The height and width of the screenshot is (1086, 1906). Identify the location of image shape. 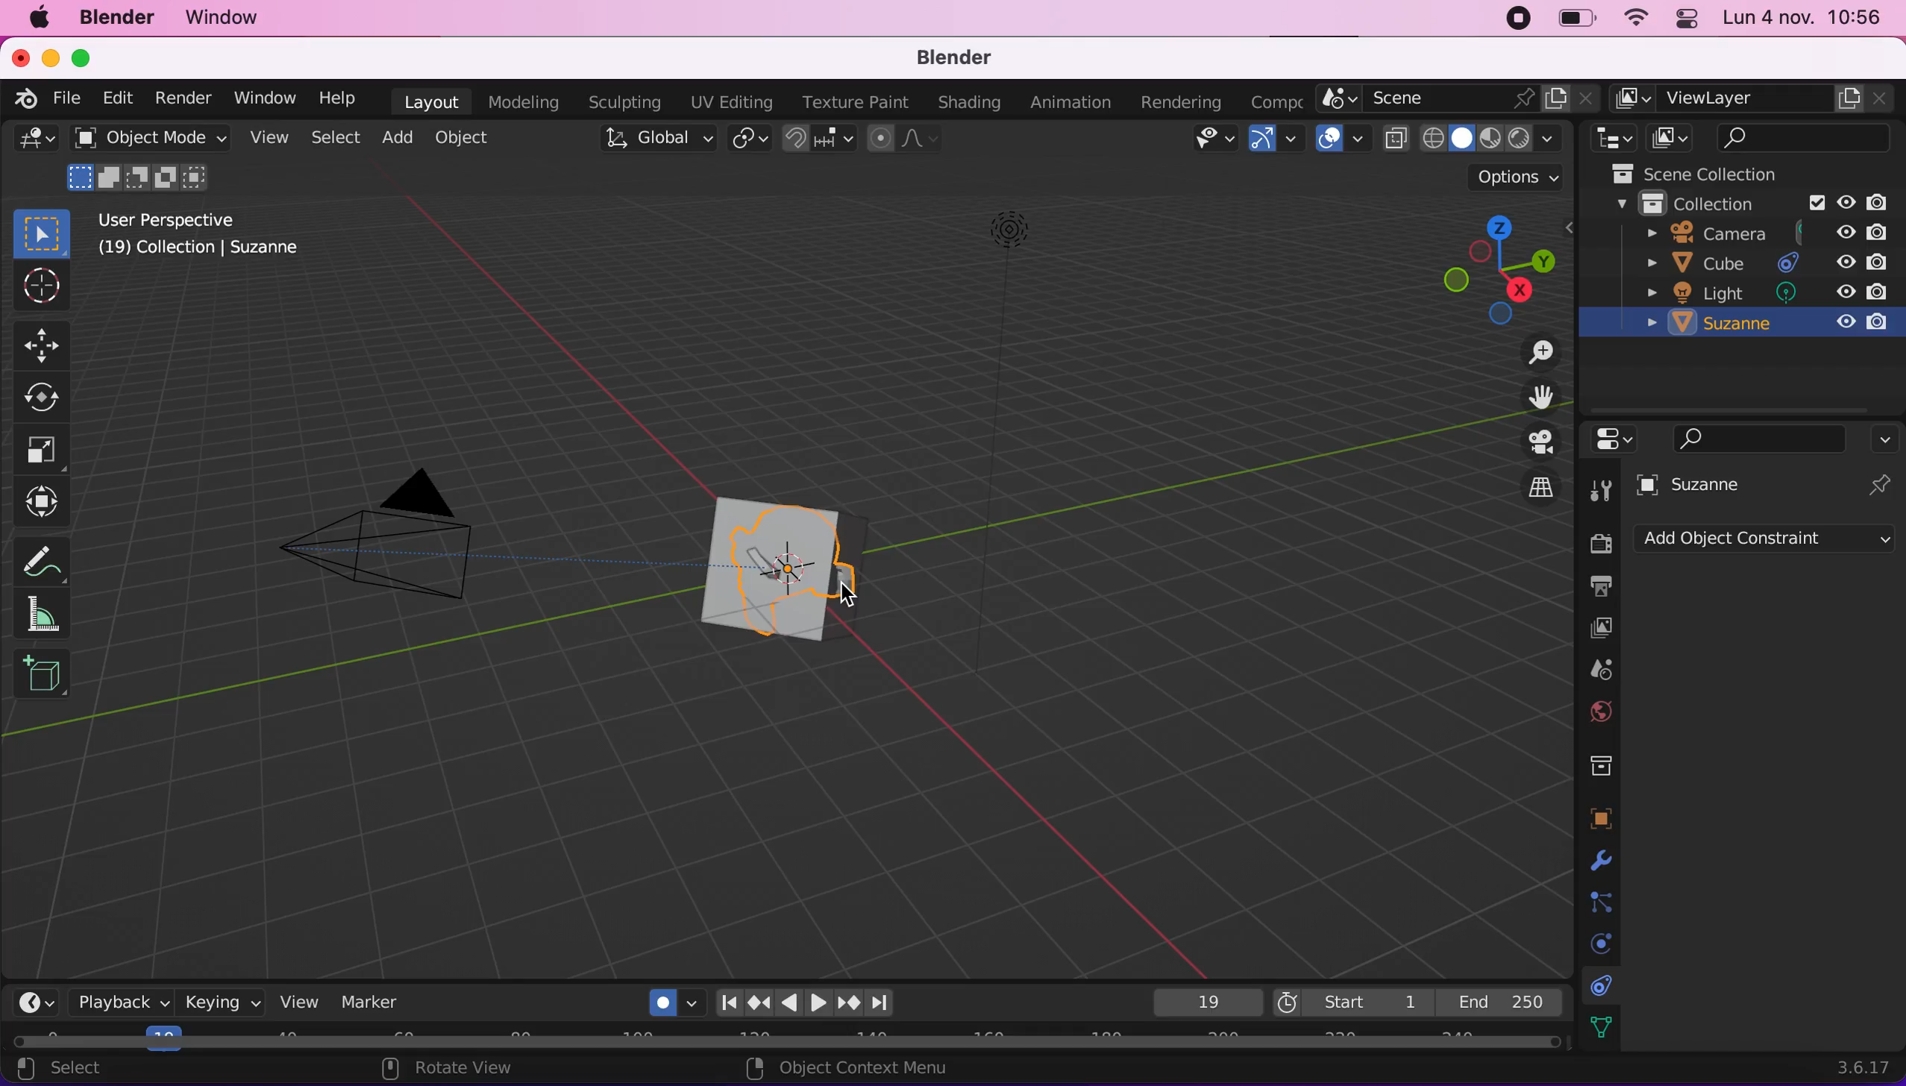
(1001, 441).